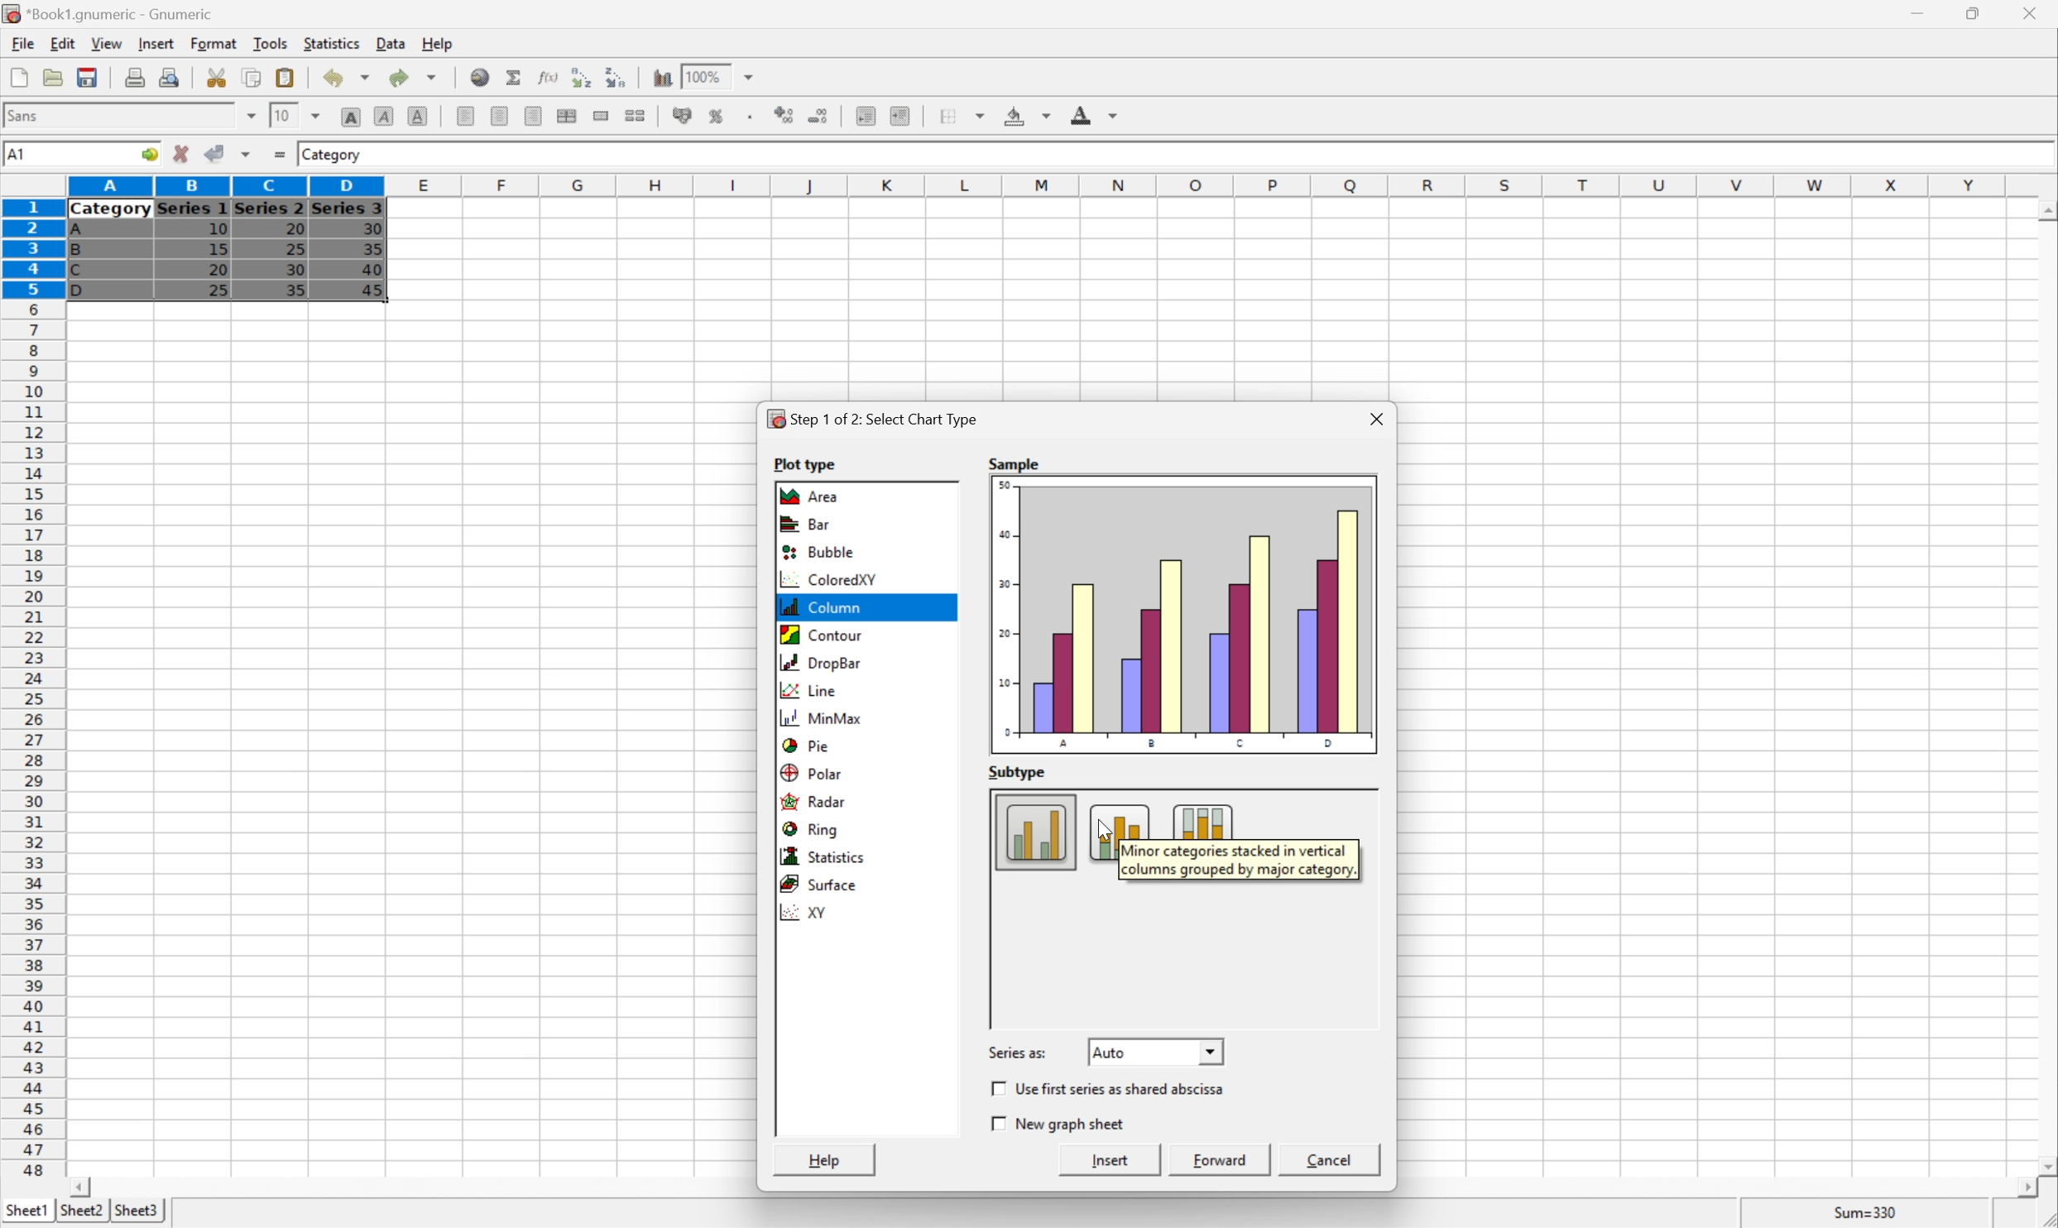  Describe the element at coordinates (76, 251) in the screenshot. I see `B` at that location.